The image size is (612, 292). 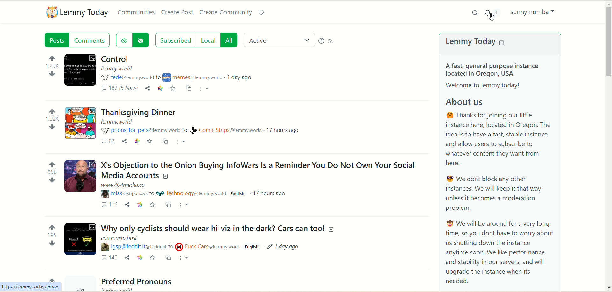 I want to click on cross-post, so click(x=168, y=205).